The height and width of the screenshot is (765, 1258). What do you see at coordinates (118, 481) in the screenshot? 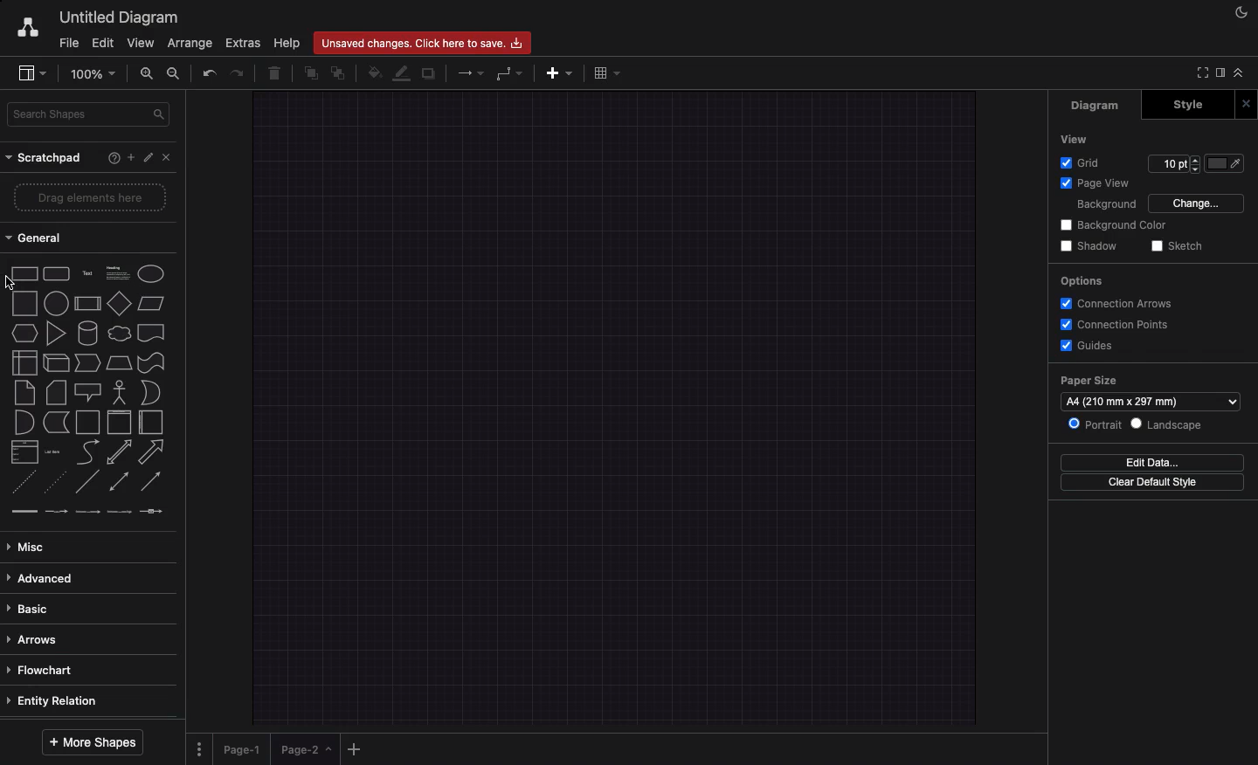
I see `bidirectional connector` at bounding box center [118, 481].